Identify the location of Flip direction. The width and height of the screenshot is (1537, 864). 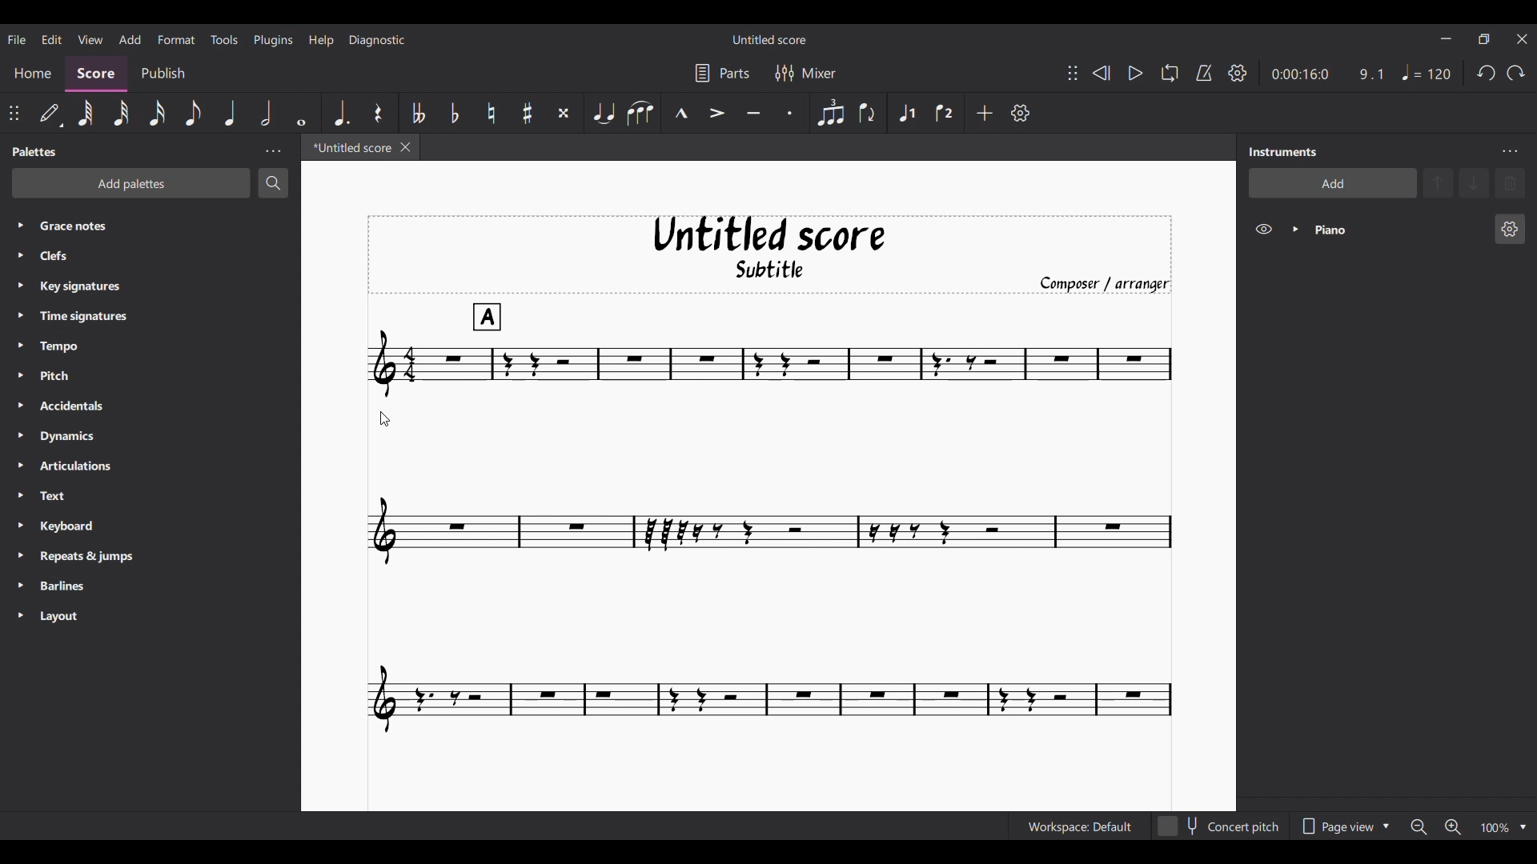
(867, 113).